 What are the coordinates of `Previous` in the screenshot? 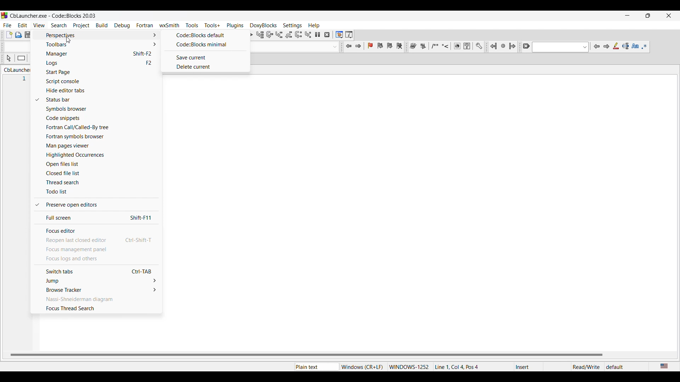 It's located at (597, 46).